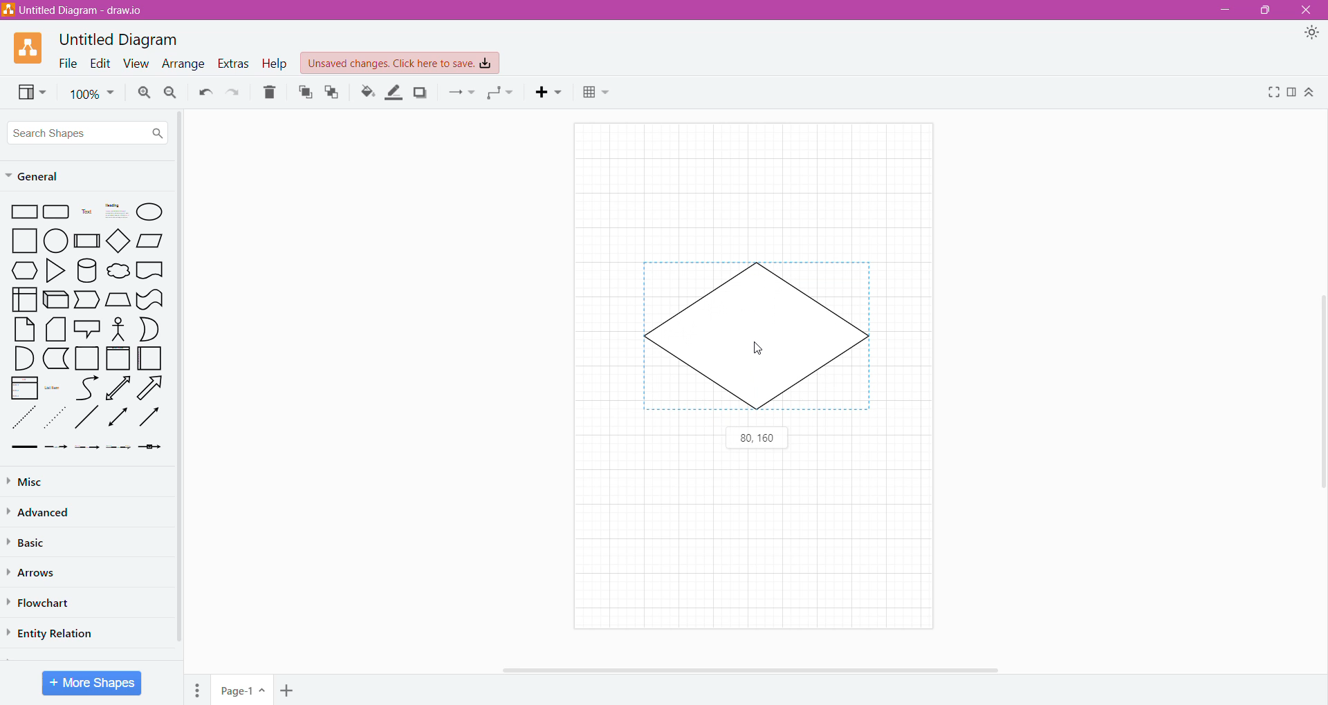 This screenshot has width=1328, height=705. What do you see at coordinates (150, 361) in the screenshot?
I see `Horizontal Container` at bounding box center [150, 361].